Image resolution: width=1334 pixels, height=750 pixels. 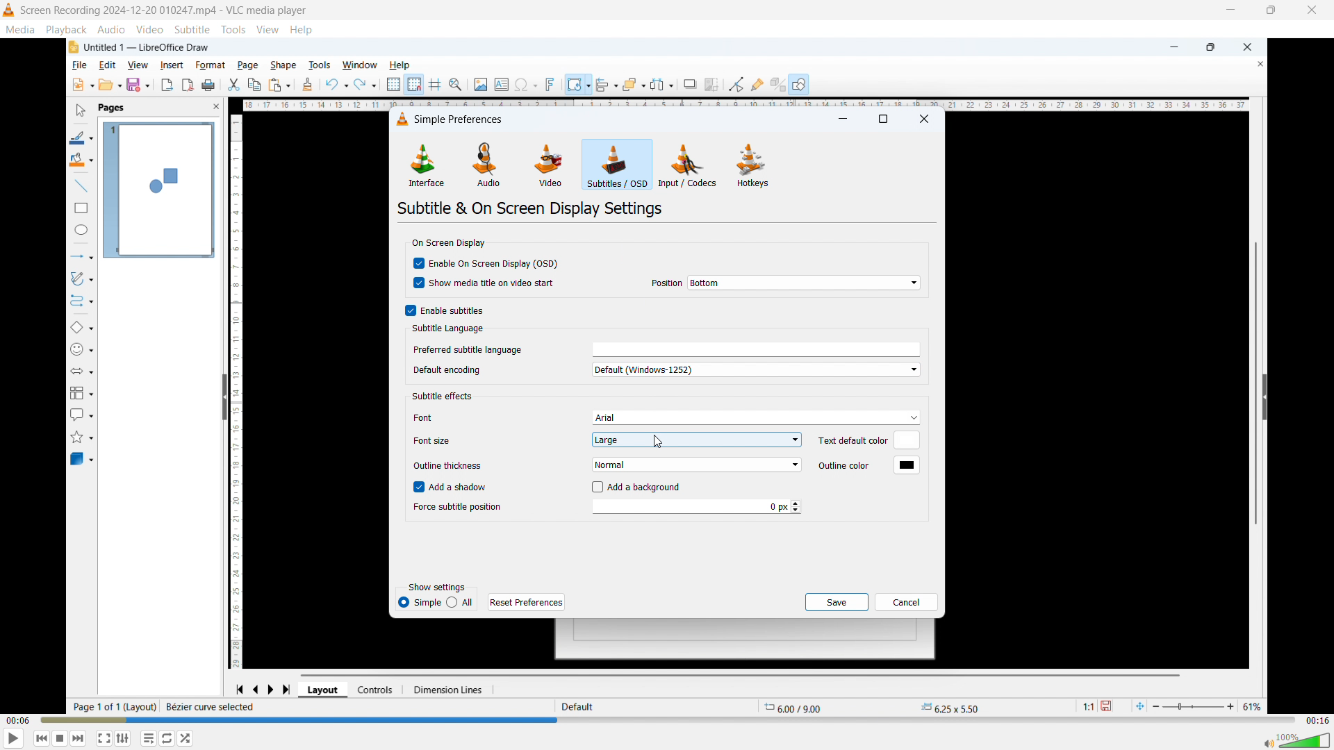 I want to click on Subtitle language , so click(x=448, y=328).